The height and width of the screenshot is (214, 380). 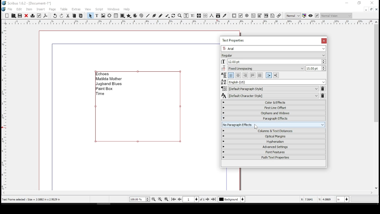 I want to click on jugband blues, so click(x=110, y=84).